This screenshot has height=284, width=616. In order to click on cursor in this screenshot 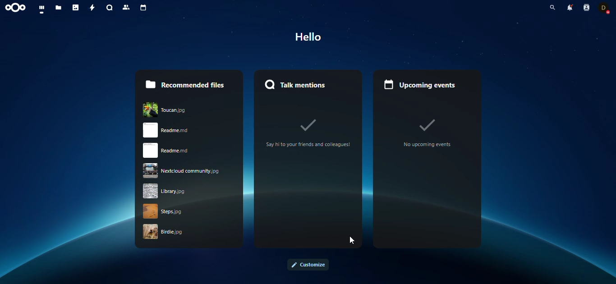, I will do `click(356, 239)`.